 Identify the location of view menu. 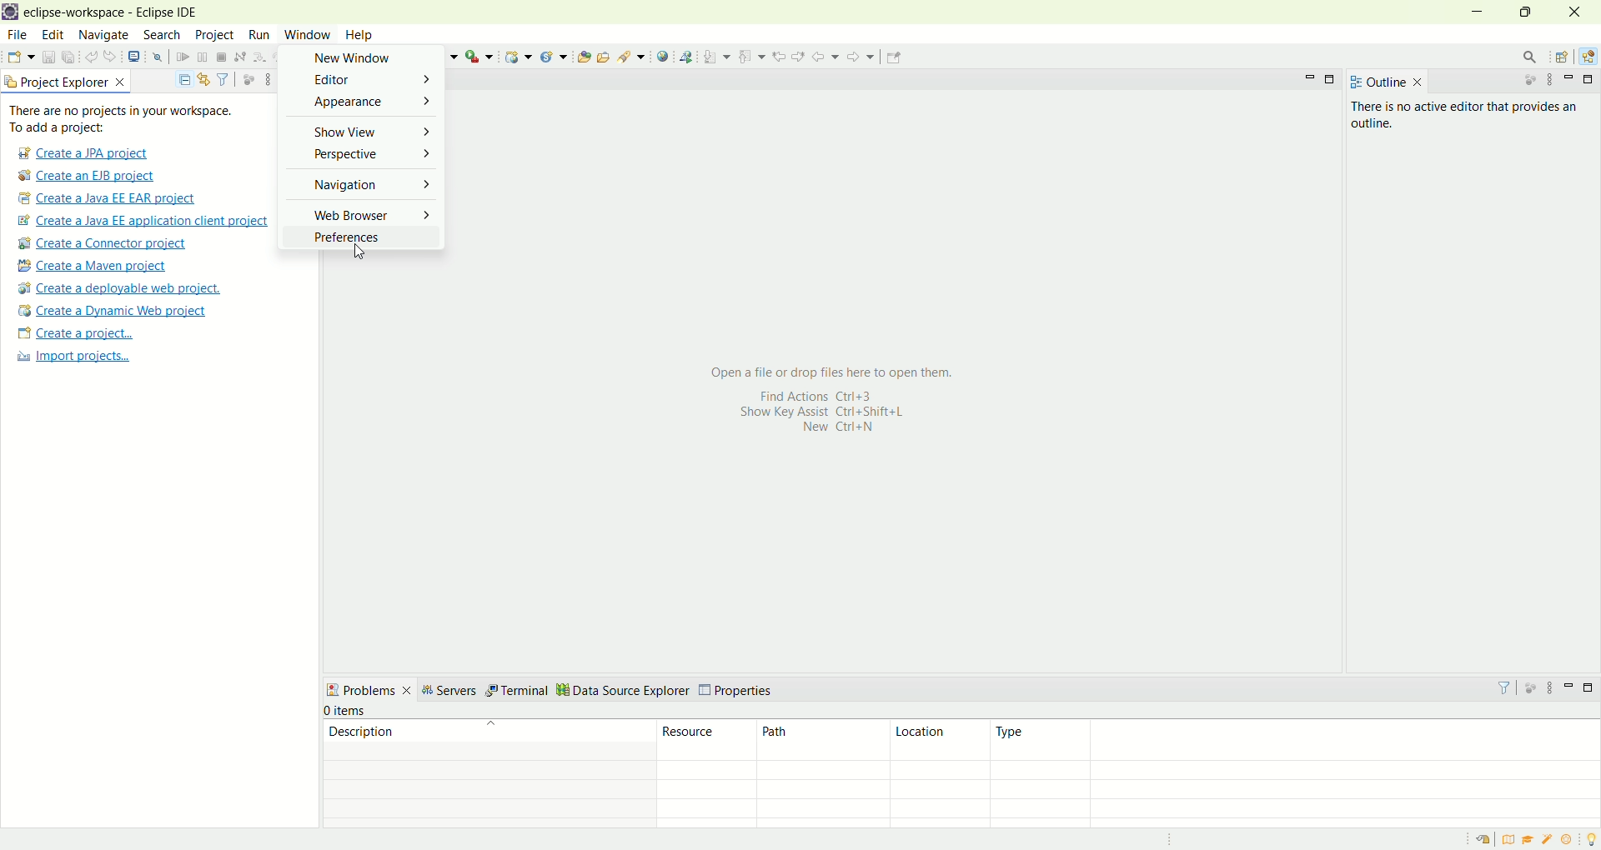
(1548, 80).